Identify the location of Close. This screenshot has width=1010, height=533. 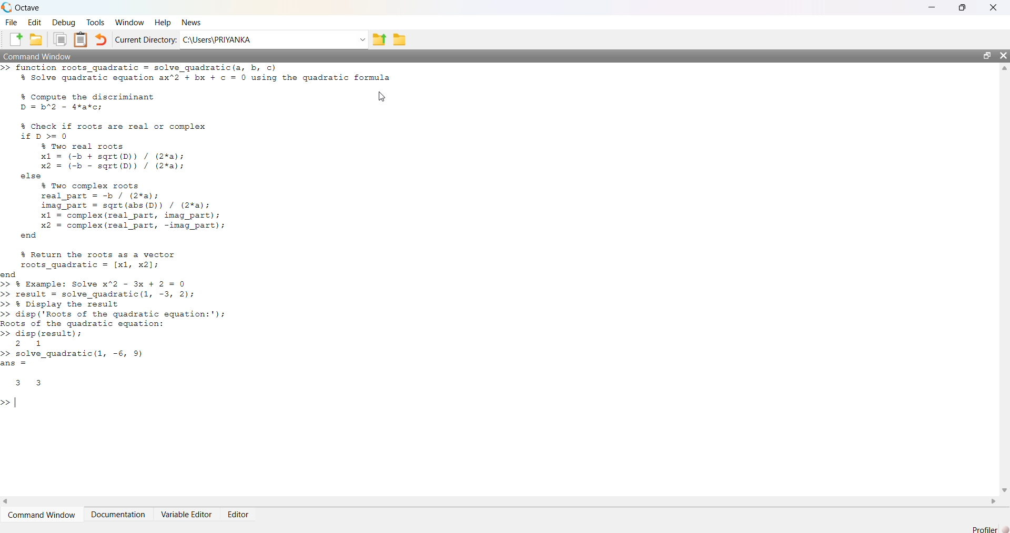
(993, 7).